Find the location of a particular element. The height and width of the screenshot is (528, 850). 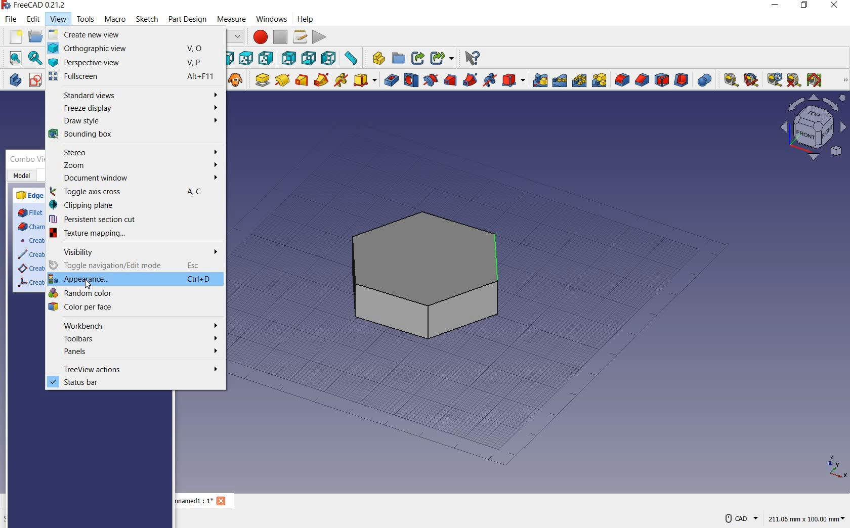

groove is located at coordinates (430, 80).